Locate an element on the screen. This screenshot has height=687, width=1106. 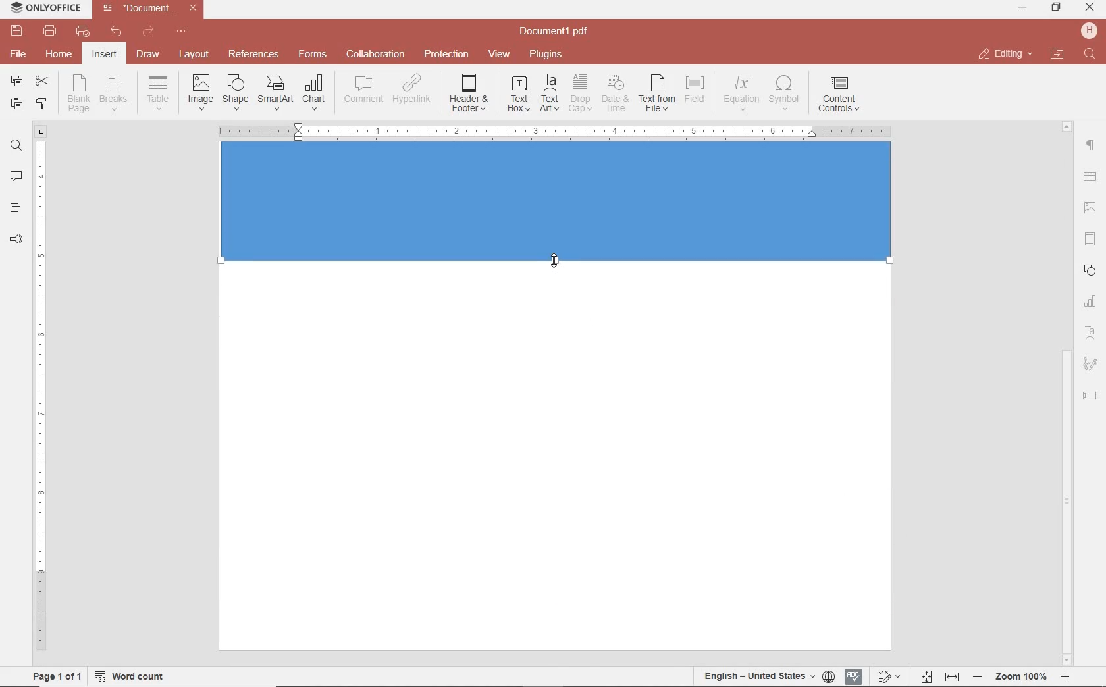
redo is located at coordinates (147, 34).